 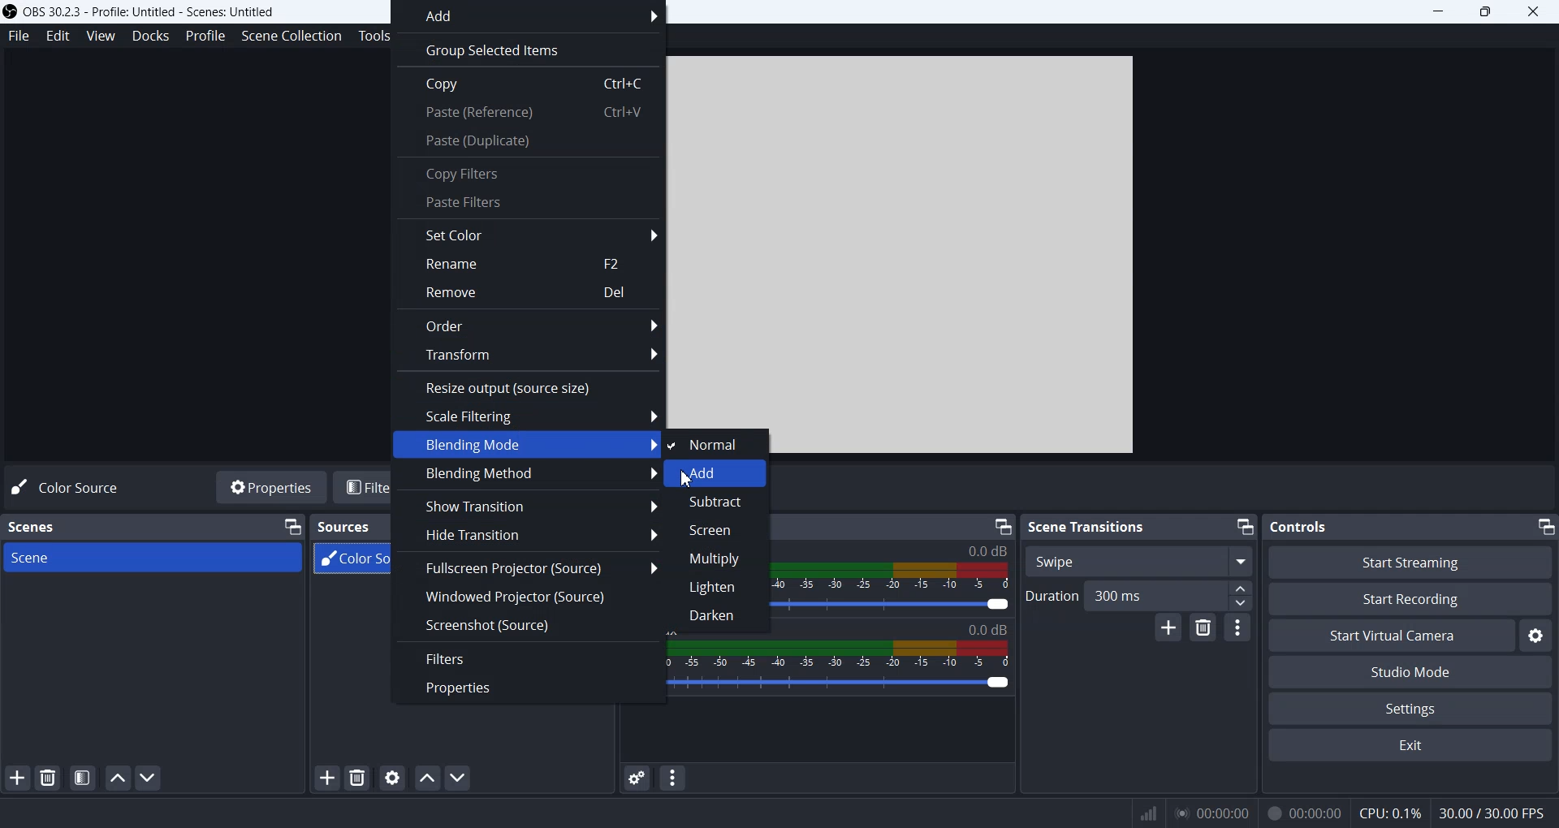 What do you see at coordinates (674, 778) in the screenshot?
I see `Audio mixer menu` at bounding box center [674, 778].